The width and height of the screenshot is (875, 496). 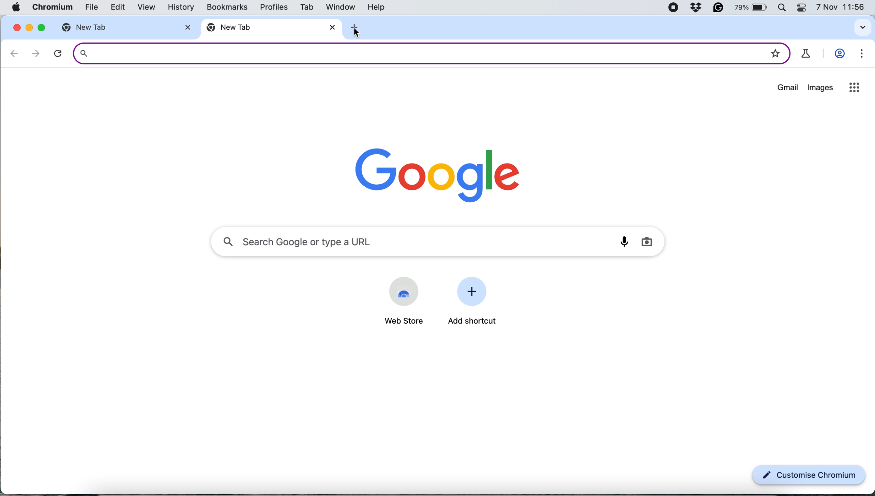 What do you see at coordinates (143, 7) in the screenshot?
I see `view` at bounding box center [143, 7].